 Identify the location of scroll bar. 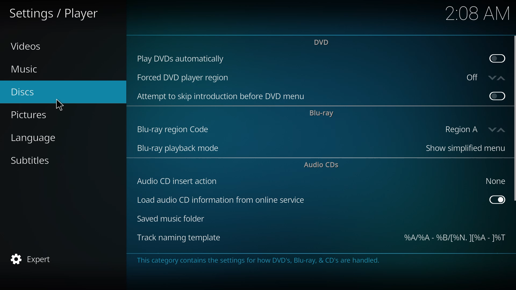
(515, 119).